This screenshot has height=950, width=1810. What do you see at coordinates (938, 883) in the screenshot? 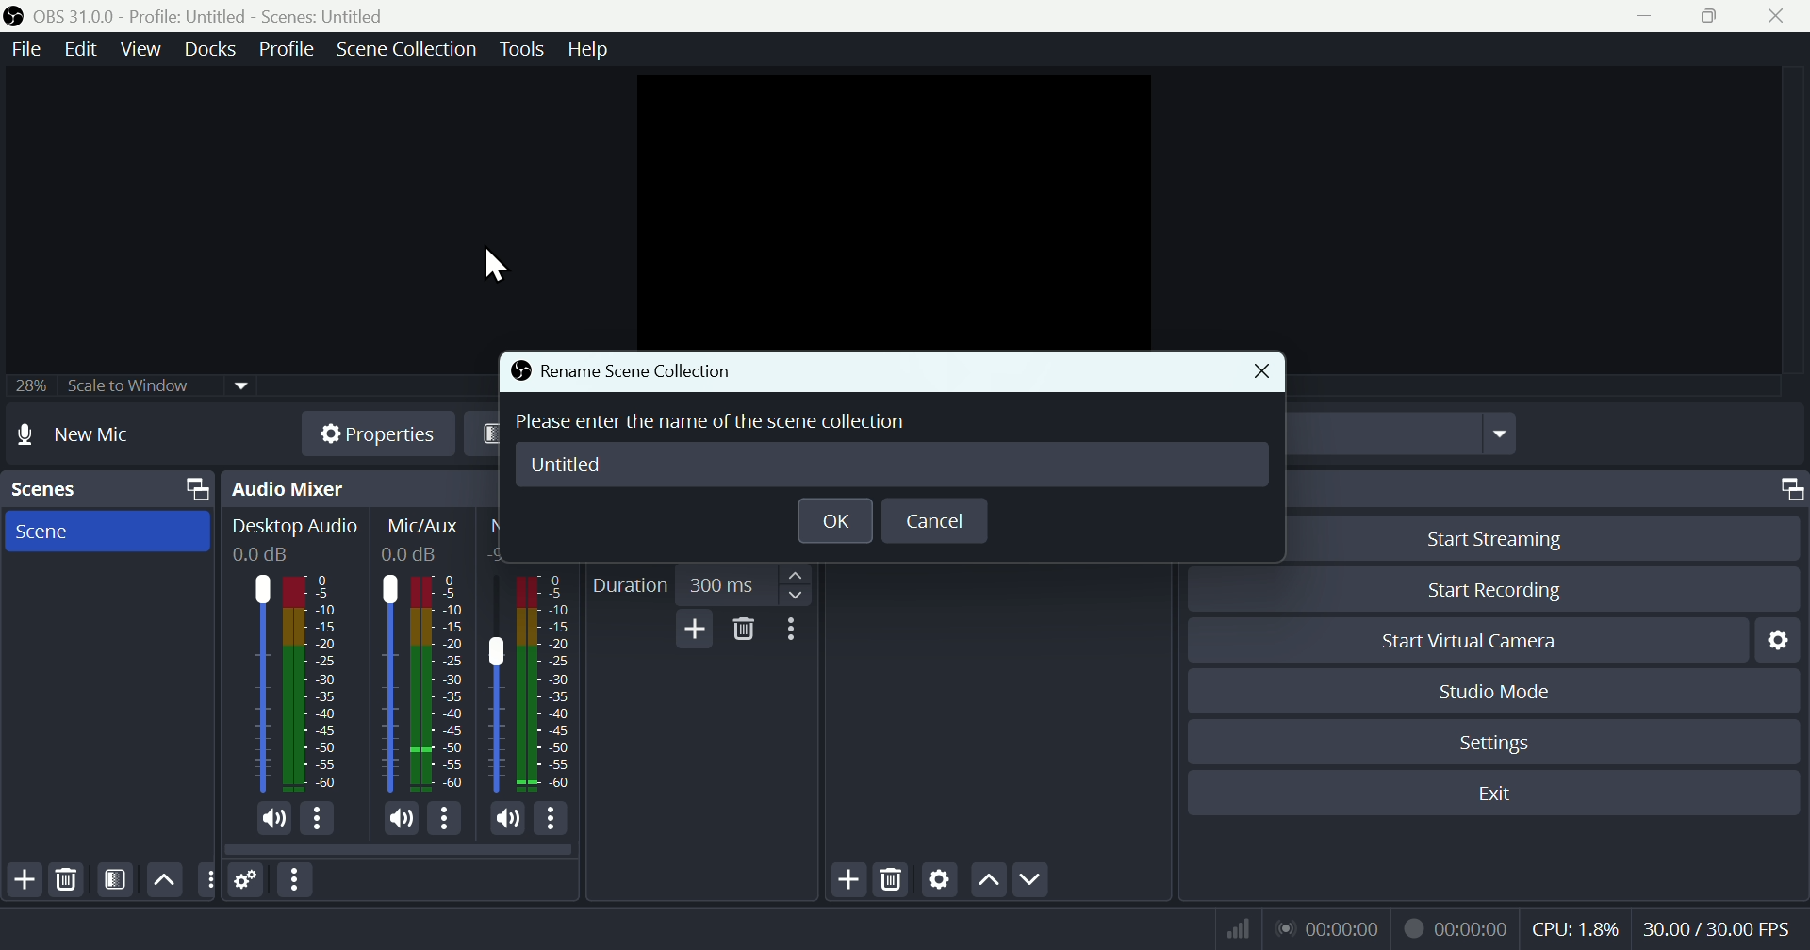
I see ` Settings` at bounding box center [938, 883].